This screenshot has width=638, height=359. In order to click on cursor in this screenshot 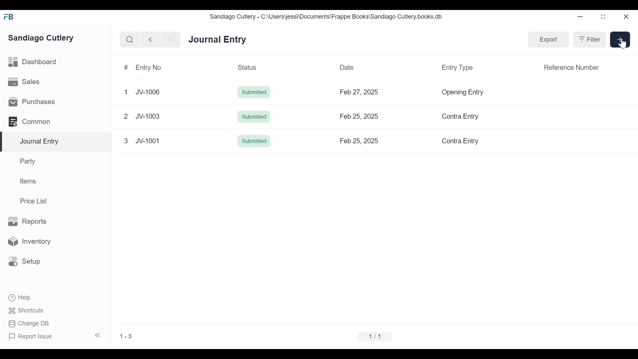, I will do `click(623, 43)`.